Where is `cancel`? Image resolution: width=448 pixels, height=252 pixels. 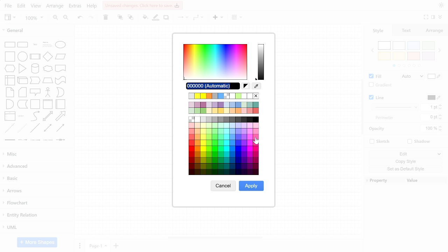 cancel is located at coordinates (223, 186).